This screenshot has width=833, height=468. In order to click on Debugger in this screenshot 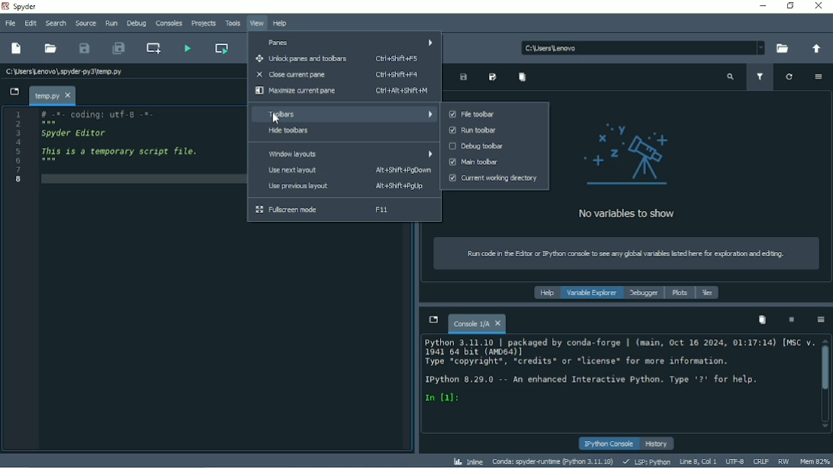, I will do `click(644, 293)`.